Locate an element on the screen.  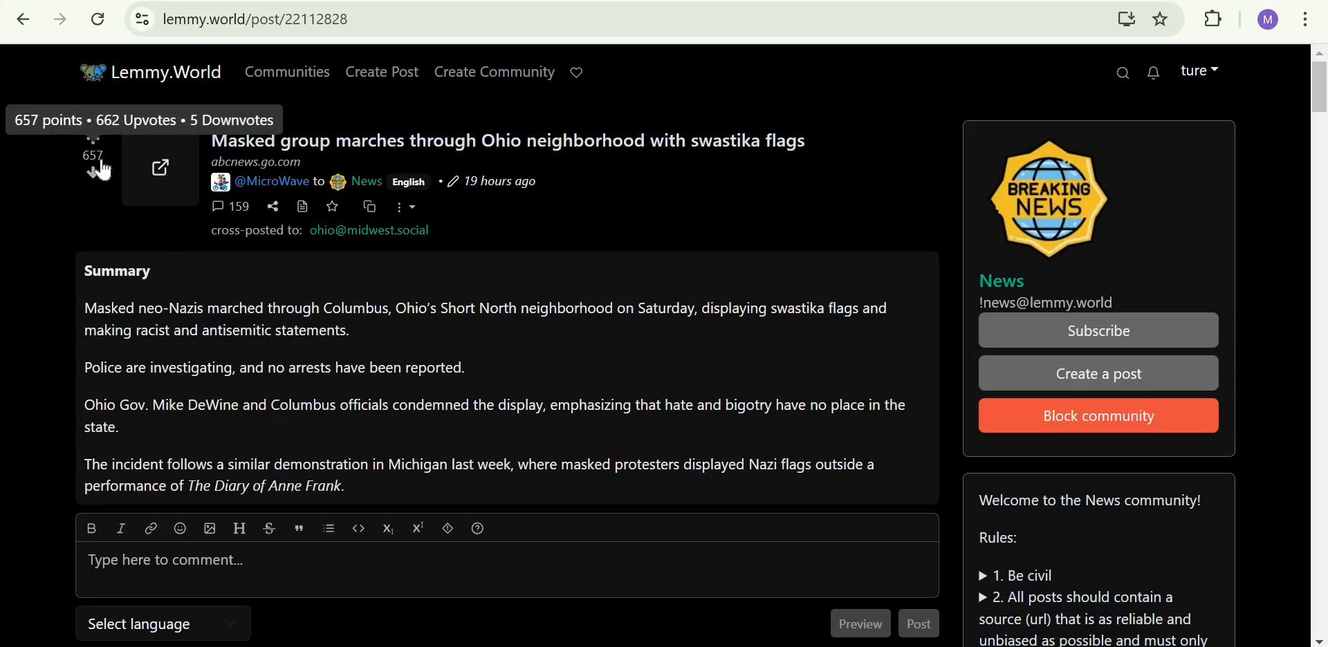
lemmy account is located at coordinates (1201, 71).